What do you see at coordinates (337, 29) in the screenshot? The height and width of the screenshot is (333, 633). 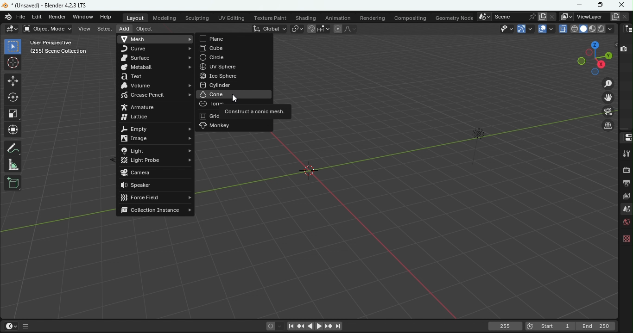 I see `Proportional editing objects` at bounding box center [337, 29].